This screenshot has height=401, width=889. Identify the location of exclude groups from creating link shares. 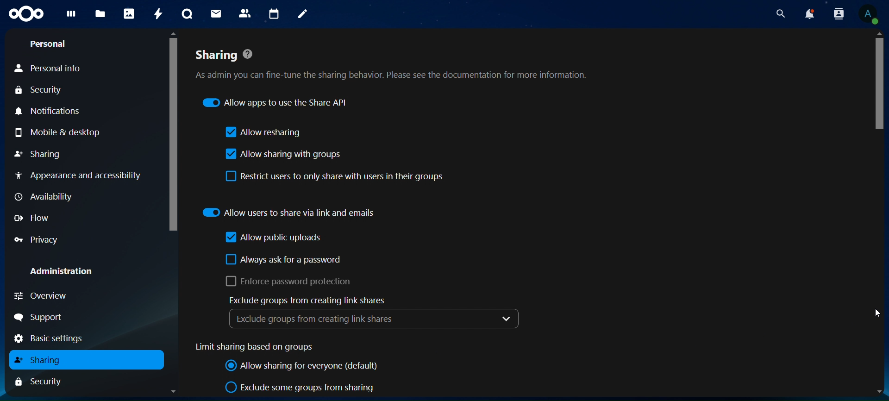
(304, 300).